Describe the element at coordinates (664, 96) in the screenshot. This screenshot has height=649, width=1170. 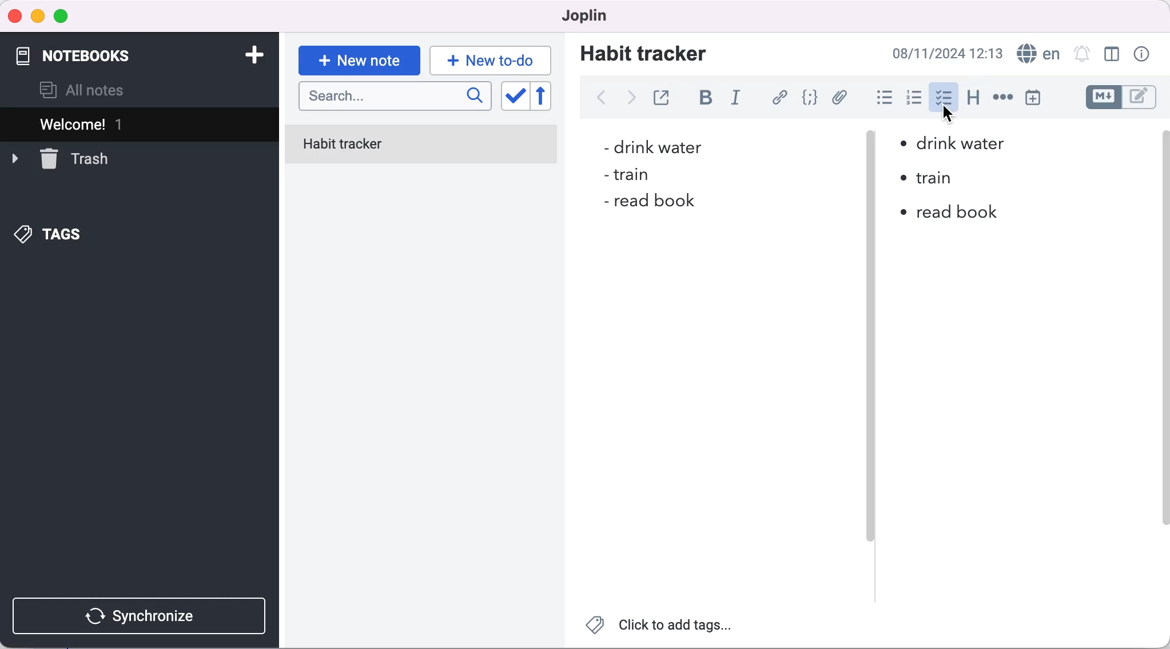
I see `toggle external editing` at that location.